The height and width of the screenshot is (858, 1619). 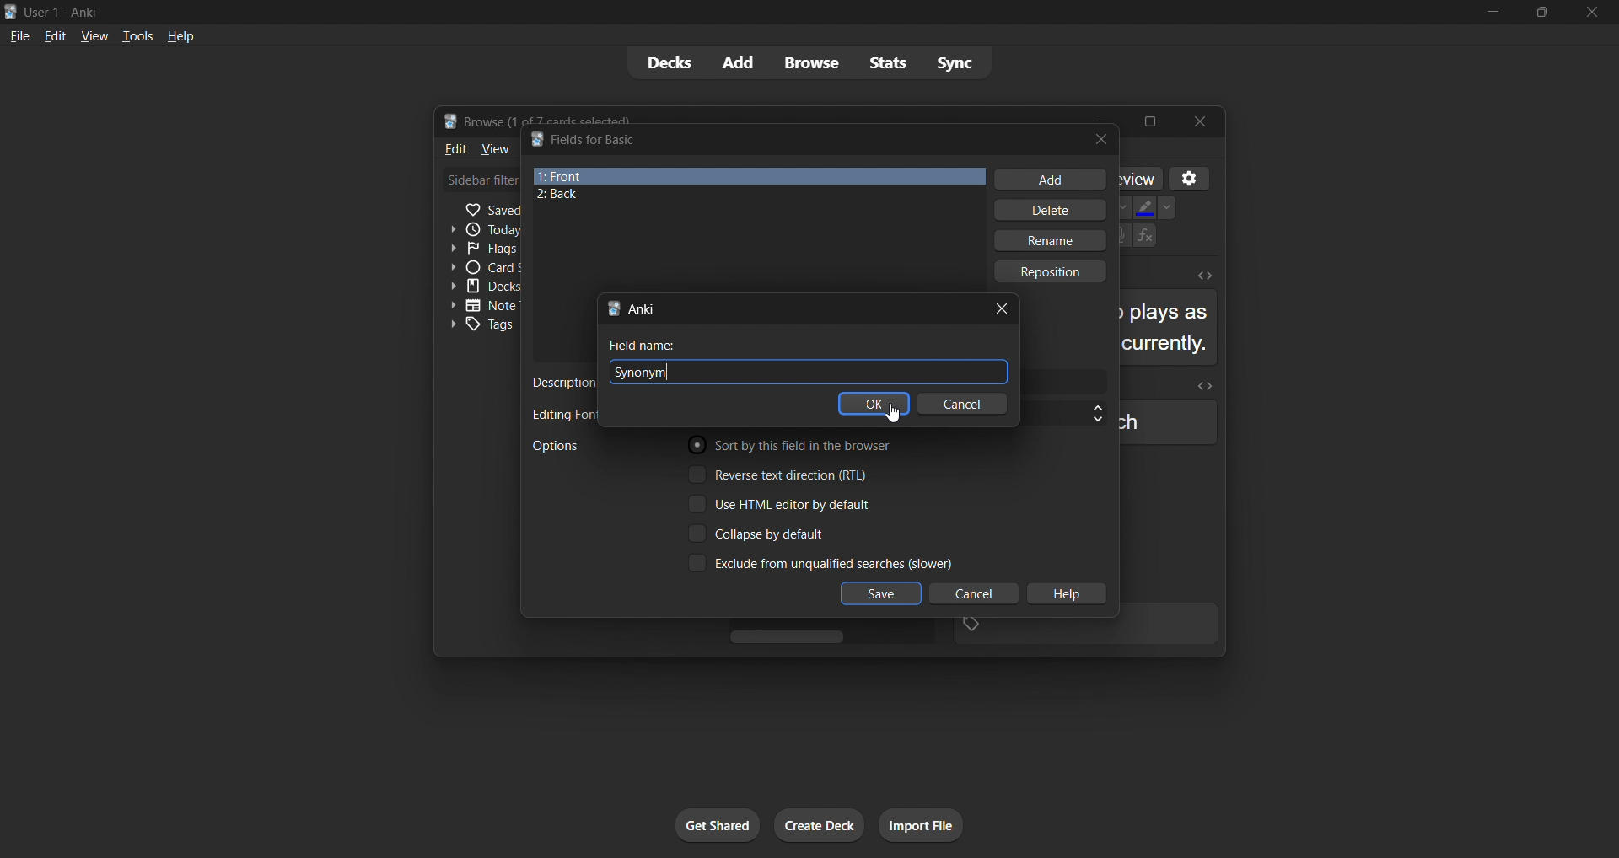 What do you see at coordinates (1047, 178) in the screenshot?
I see `add field` at bounding box center [1047, 178].